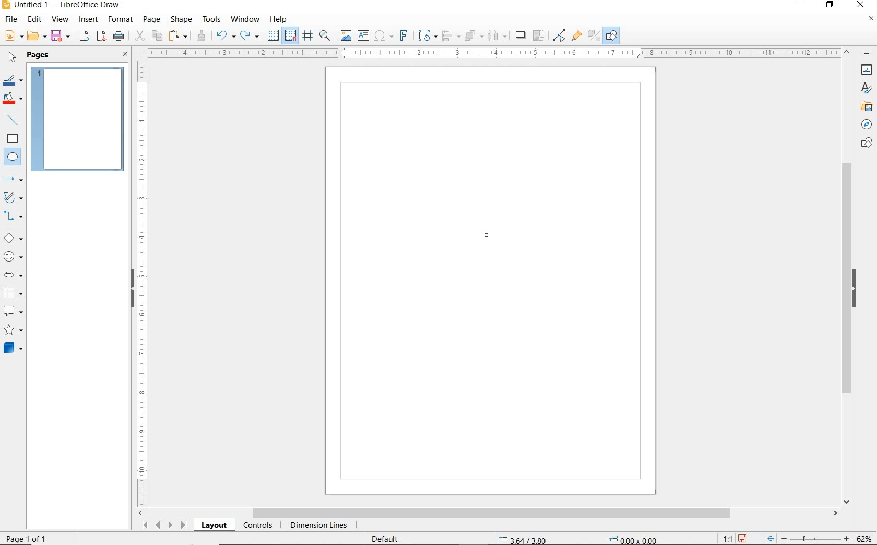 Image resolution: width=877 pixels, height=545 pixels. I want to click on SIDEBAR SETTINGS, so click(867, 54).